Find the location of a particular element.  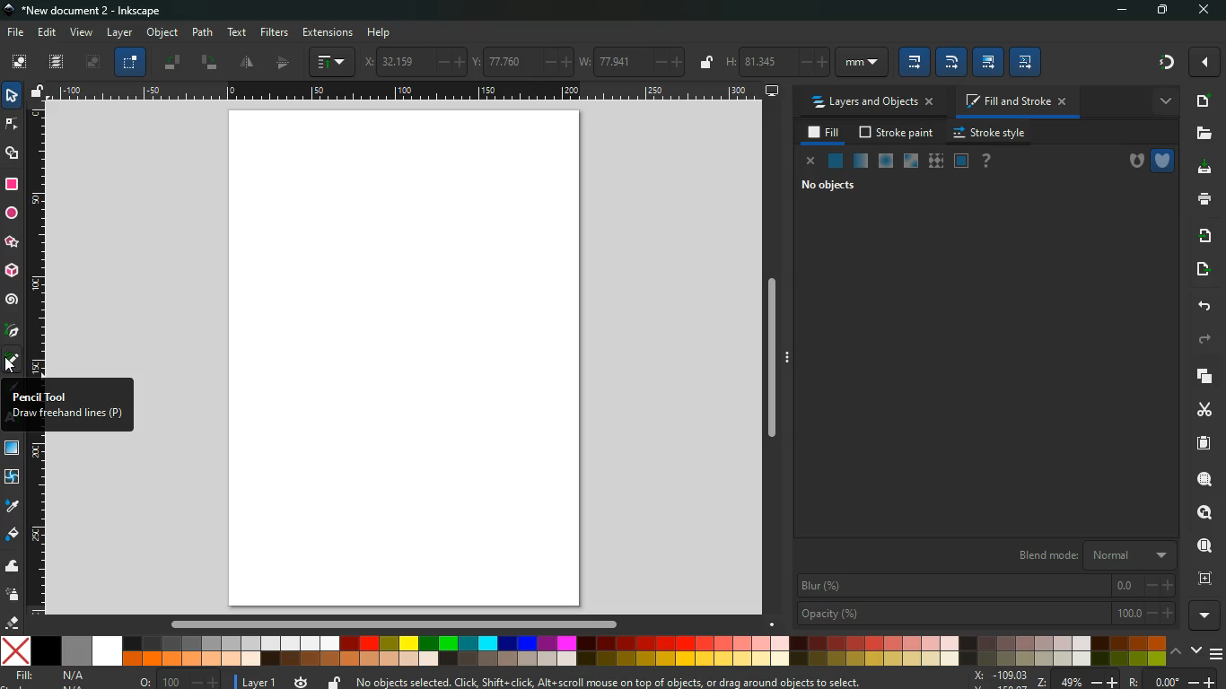

layer 1 is located at coordinates (261, 681).